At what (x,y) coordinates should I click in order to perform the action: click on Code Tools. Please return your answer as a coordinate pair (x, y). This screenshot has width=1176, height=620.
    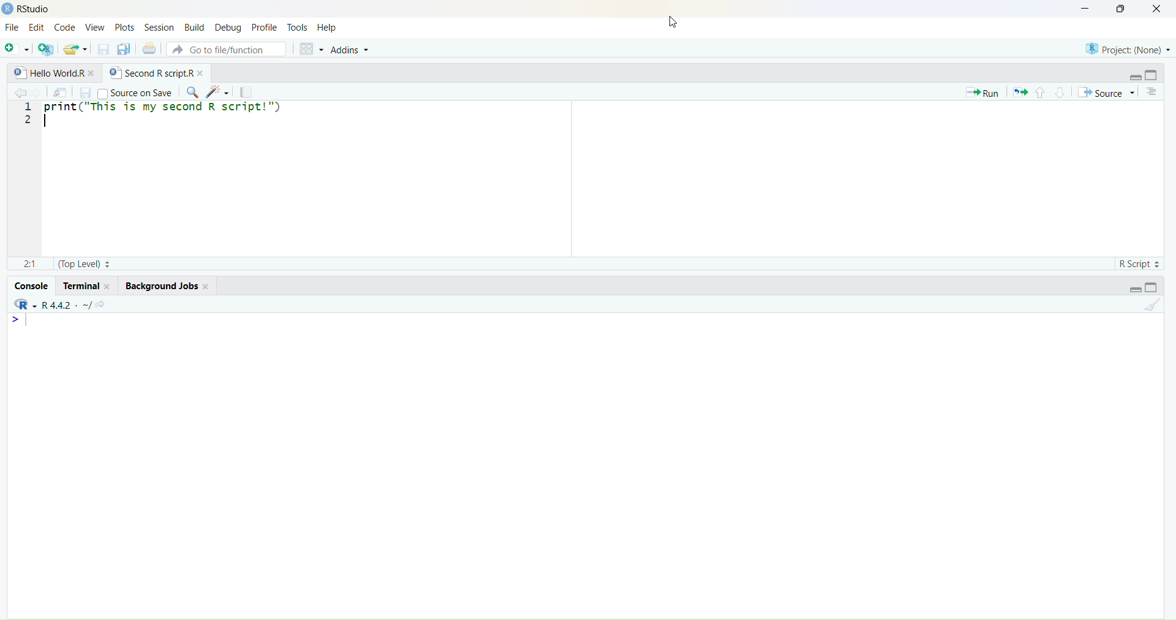
    Looking at the image, I should click on (218, 91).